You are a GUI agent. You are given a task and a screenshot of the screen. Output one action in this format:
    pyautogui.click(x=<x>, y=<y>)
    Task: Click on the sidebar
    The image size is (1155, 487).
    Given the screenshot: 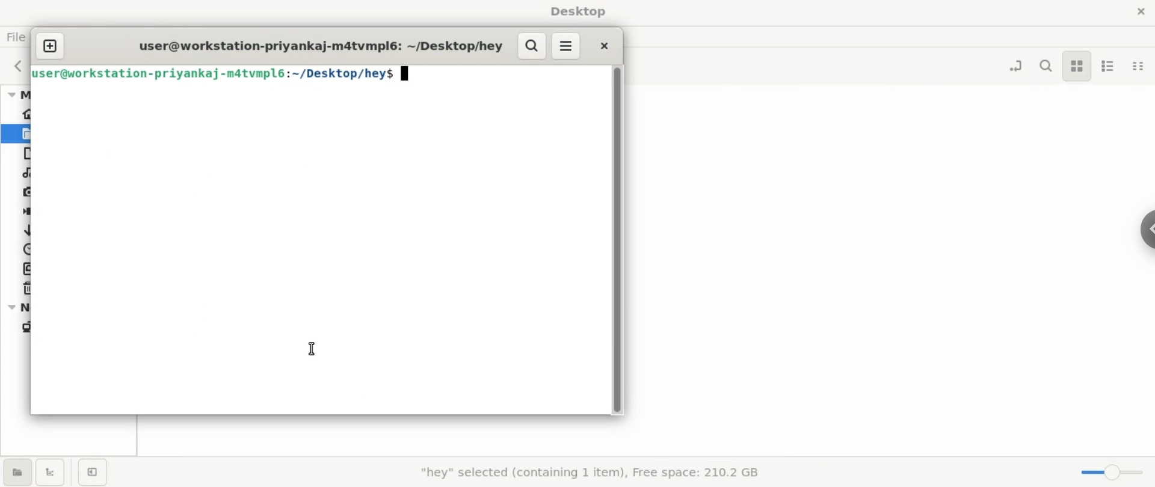 What is the action you would take?
    pyautogui.click(x=1138, y=227)
    